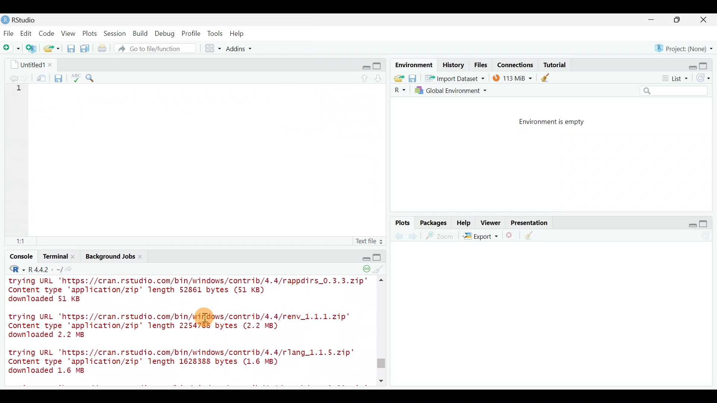  I want to click on * Import Dataset *, so click(453, 78).